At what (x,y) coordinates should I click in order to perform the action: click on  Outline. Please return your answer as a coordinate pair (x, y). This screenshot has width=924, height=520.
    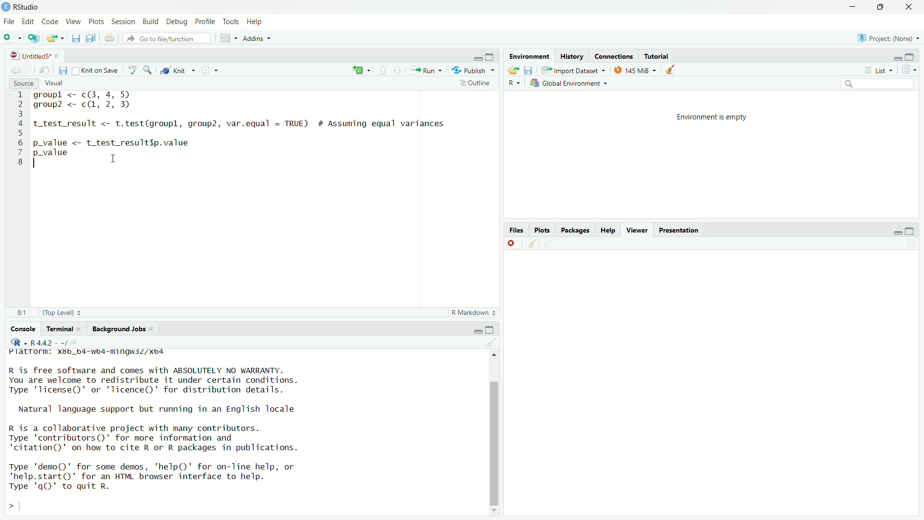
    Looking at the image, I should click on (474, 83).